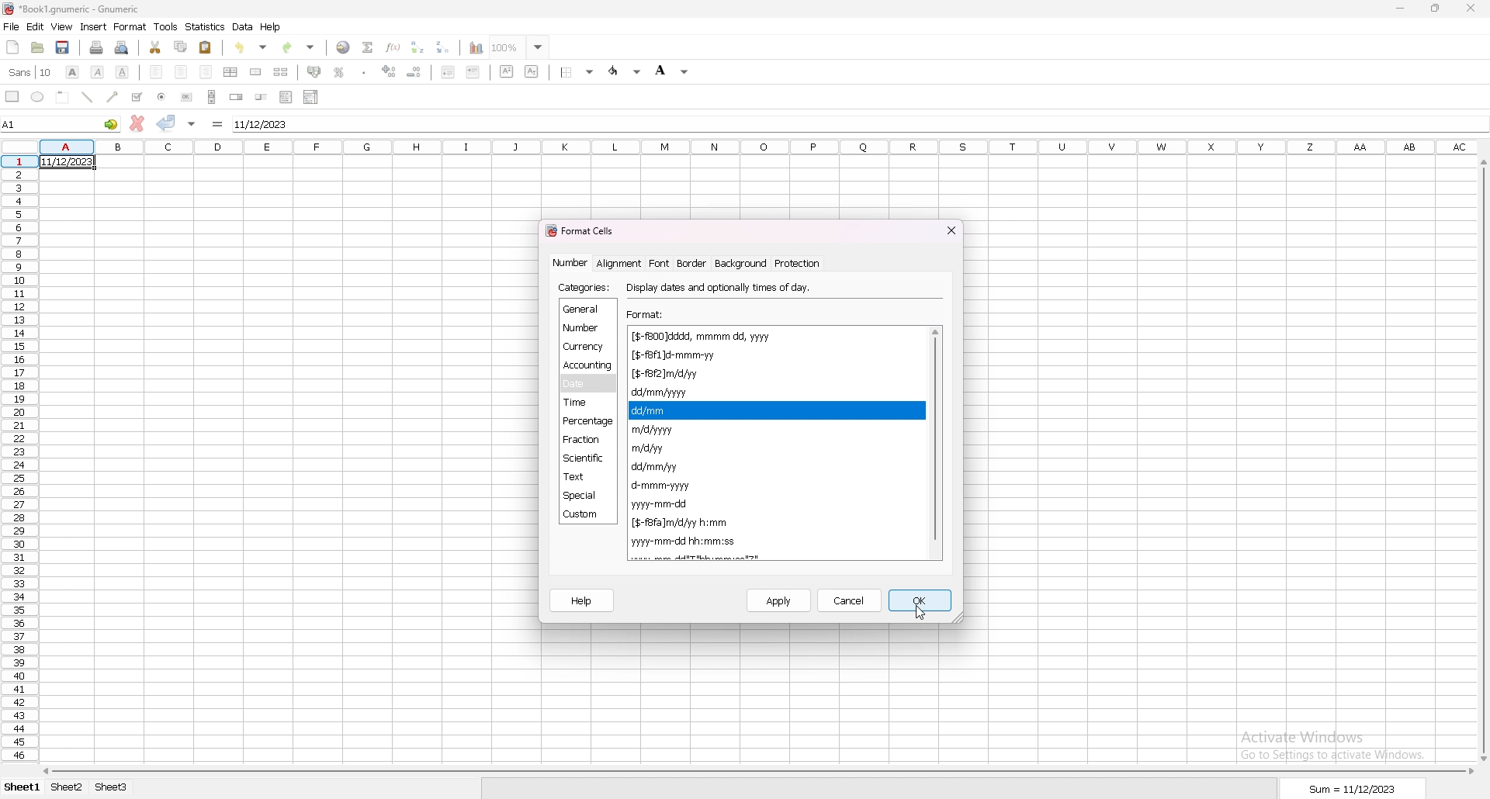 The height and width of the screenshot is (799, 1490). I want to click on frame, so click(63, 97).